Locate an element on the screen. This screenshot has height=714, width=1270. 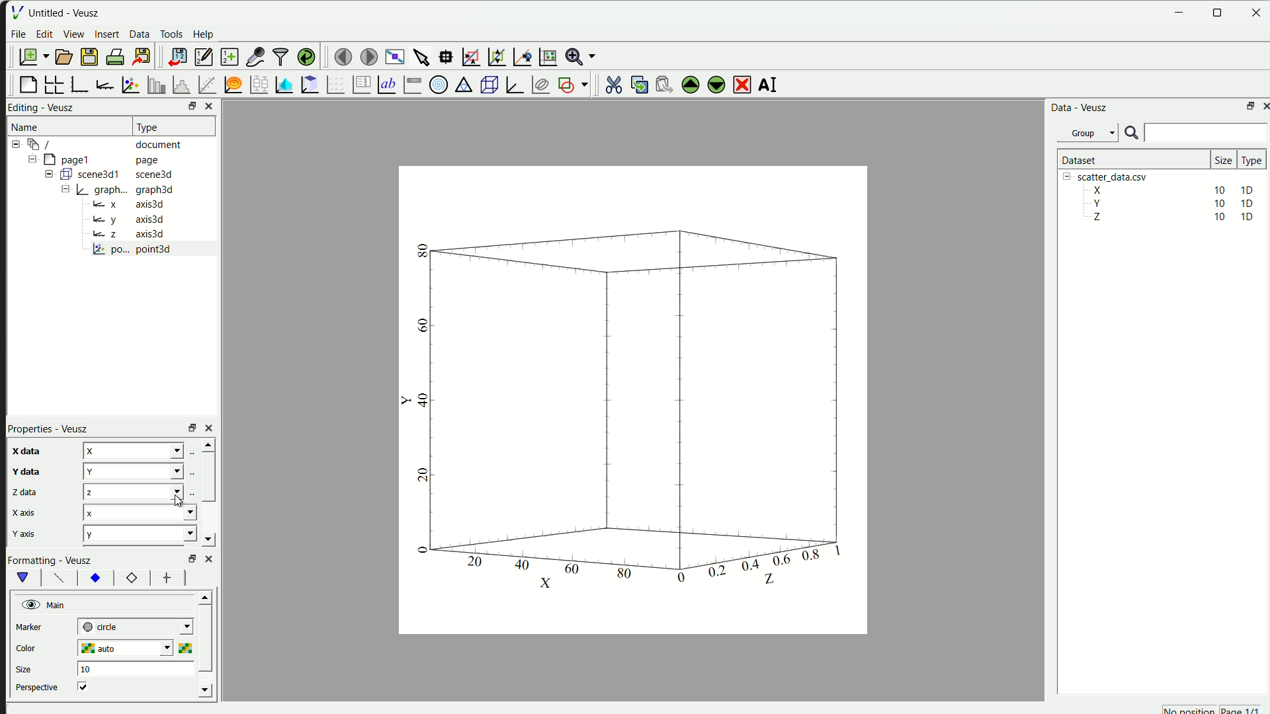
z is located at coordinates (148, 449).